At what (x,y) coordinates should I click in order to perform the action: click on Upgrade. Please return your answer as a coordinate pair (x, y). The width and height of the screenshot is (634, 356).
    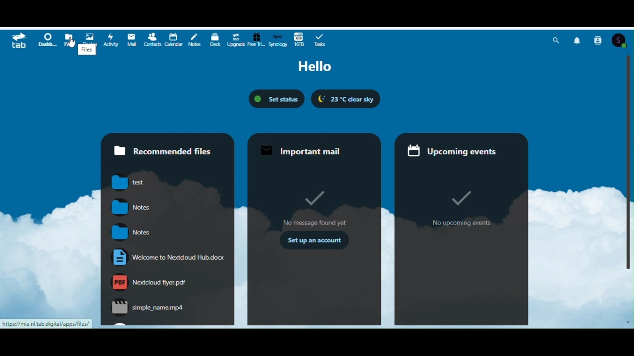
    Looking at the image, I should click on (235, 39).